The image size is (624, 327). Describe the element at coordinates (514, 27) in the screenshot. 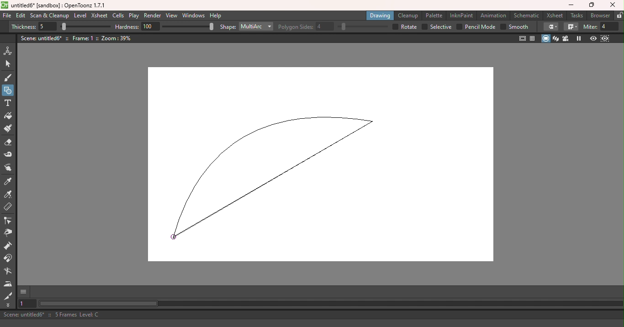

I see `Smooth` at that location.